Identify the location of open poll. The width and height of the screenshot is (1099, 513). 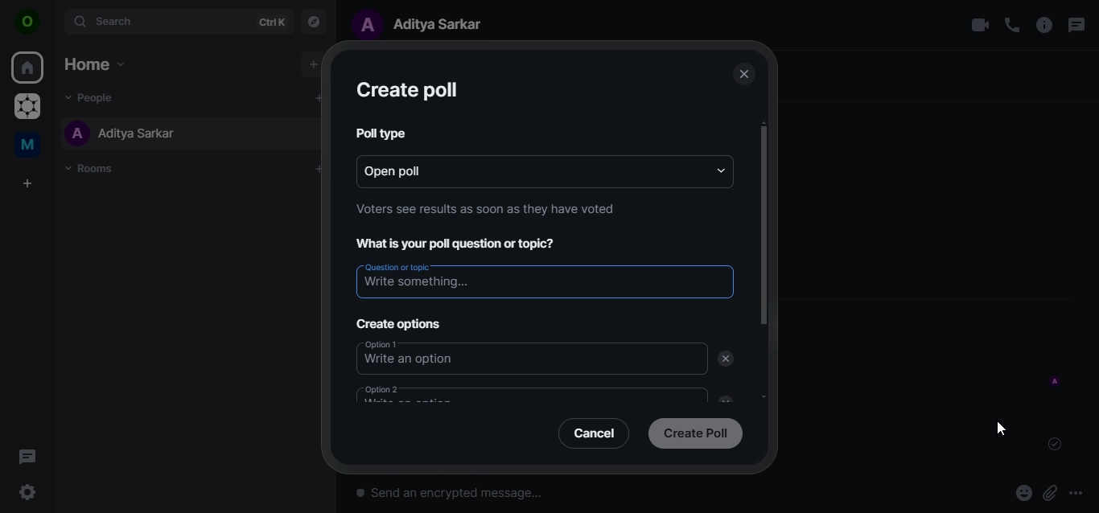
(413, 170).